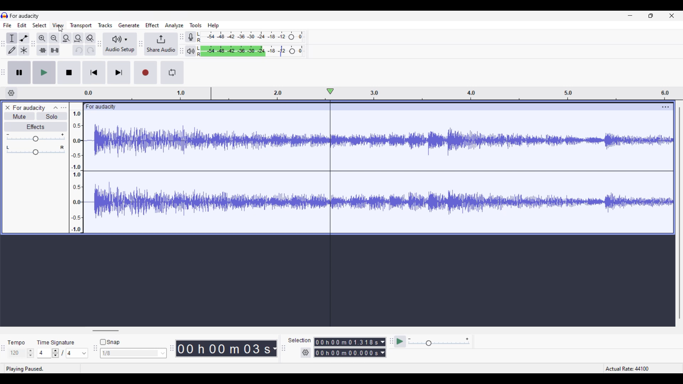 This screenshot has height=384, width=683. Describe the element at coordinates (133, 353) in the screenshot. I see `Snap options` at that location.